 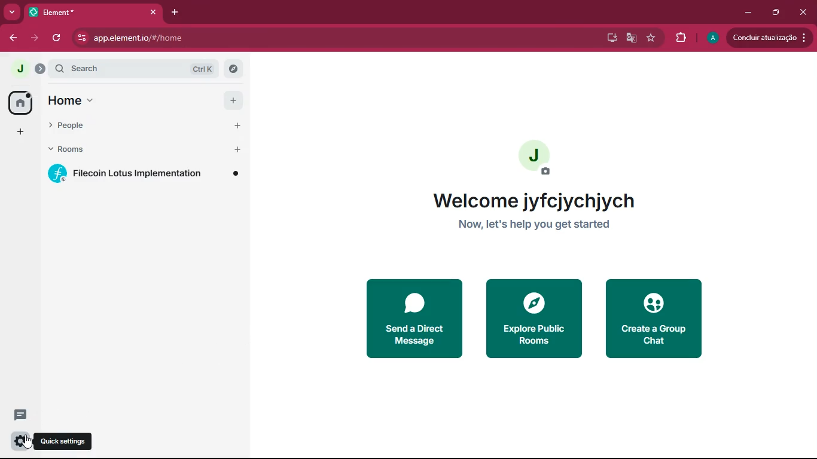 What do you see at coordinates (711, 36) in the screenshot?
I see `A` at bounding box center [711, 36].